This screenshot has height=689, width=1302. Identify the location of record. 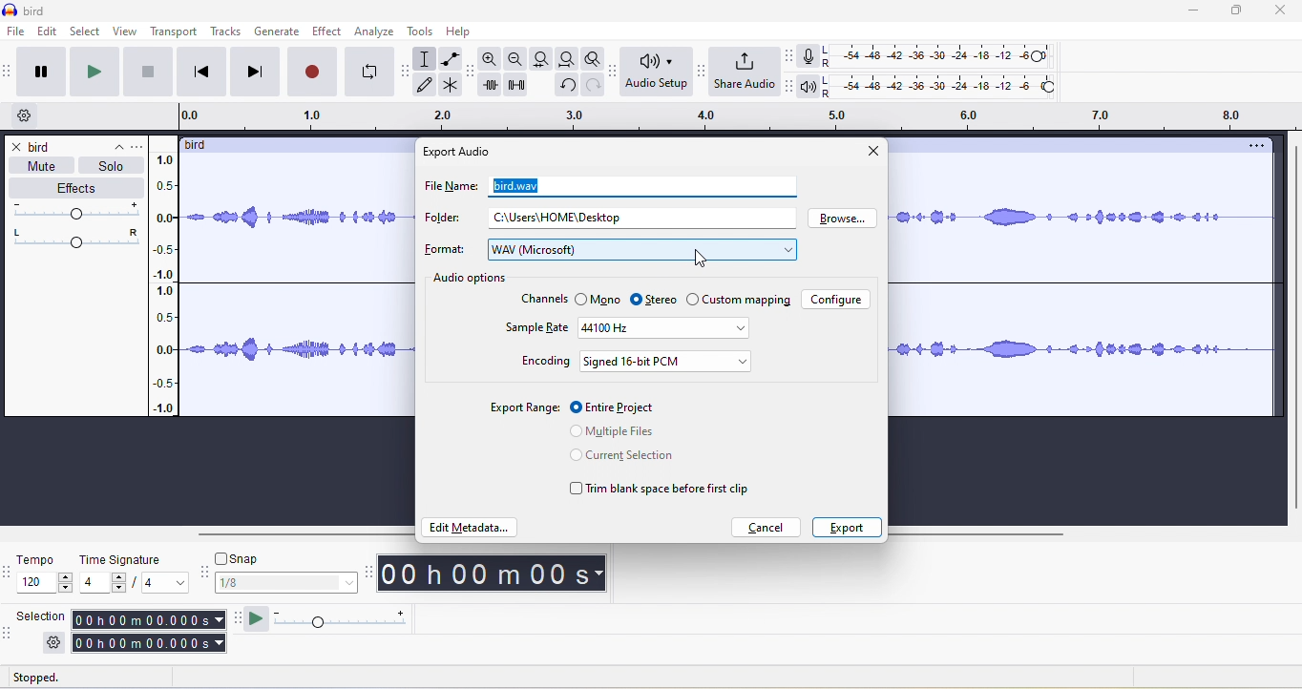
(310, 72).